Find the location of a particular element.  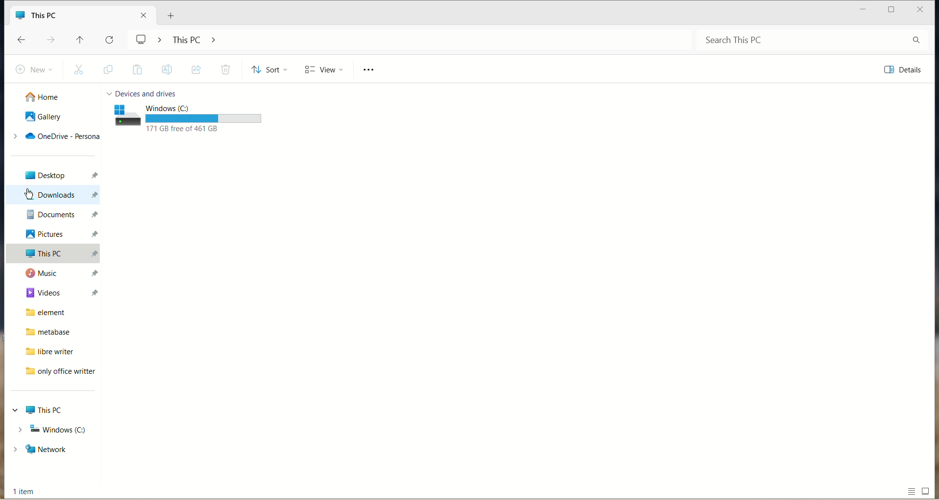

back is located at coordinates (24, 41).